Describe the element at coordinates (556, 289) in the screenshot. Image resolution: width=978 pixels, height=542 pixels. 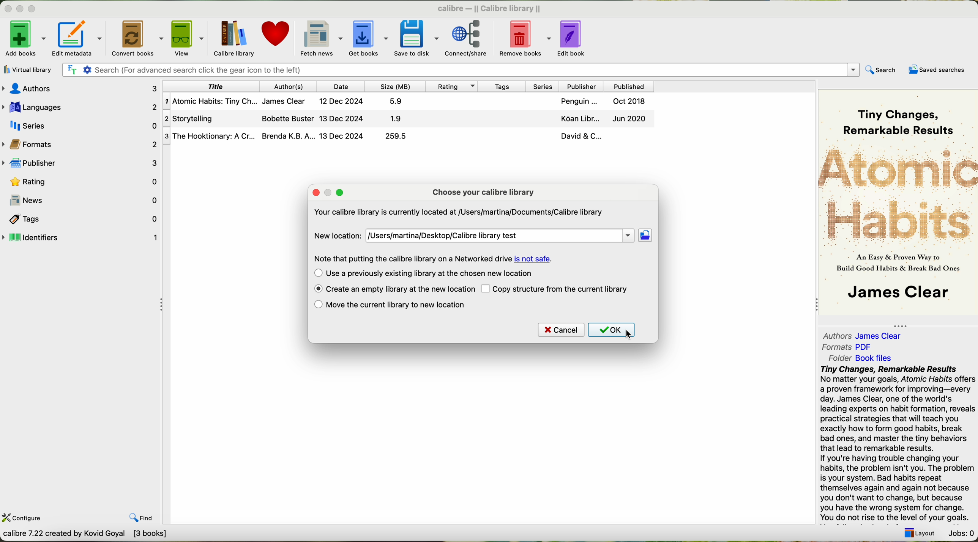
I see `copy structure from the current library` at that location.